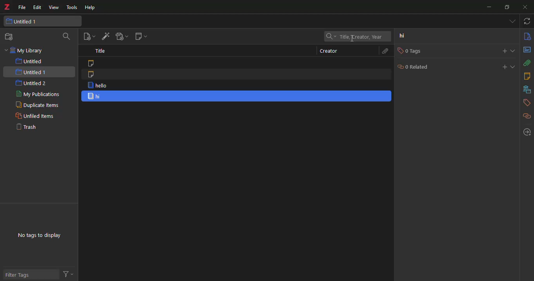  What do you see at coordinates (385, 51) in the screenshot?
I see `attach` at bounding box center [385, 51].